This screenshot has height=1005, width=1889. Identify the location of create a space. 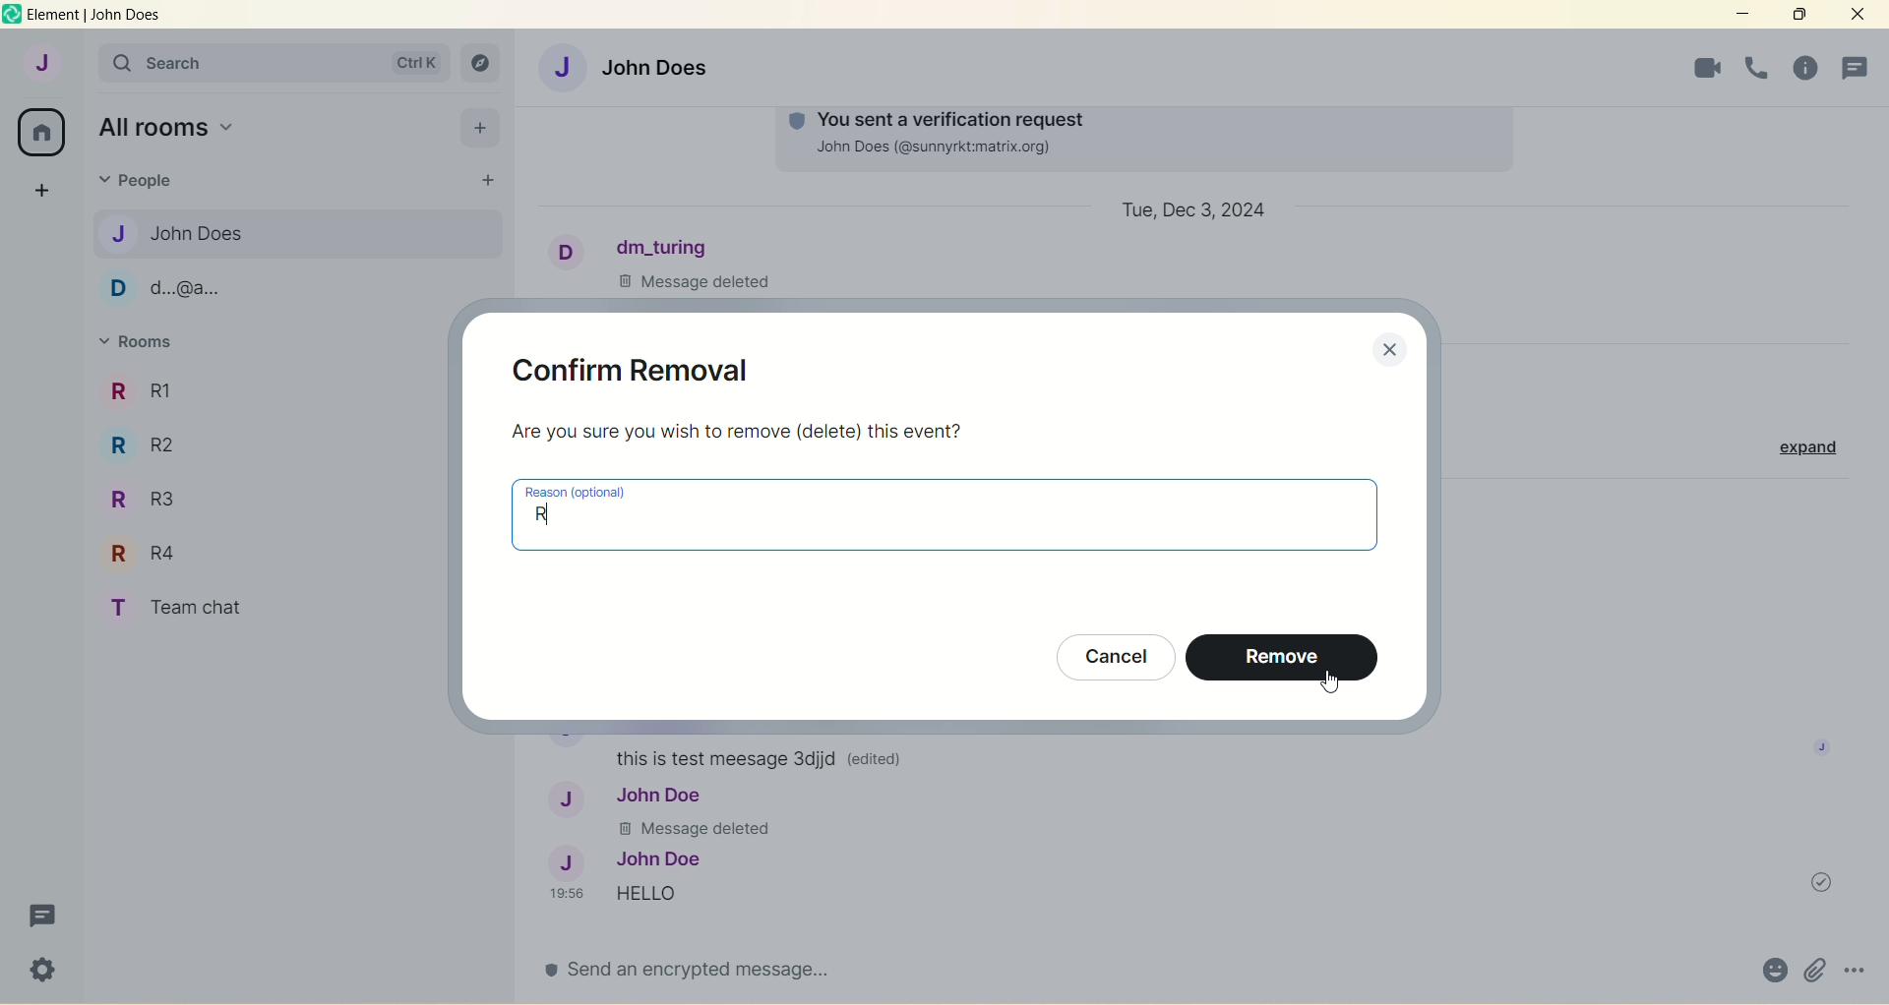
(43, 192).